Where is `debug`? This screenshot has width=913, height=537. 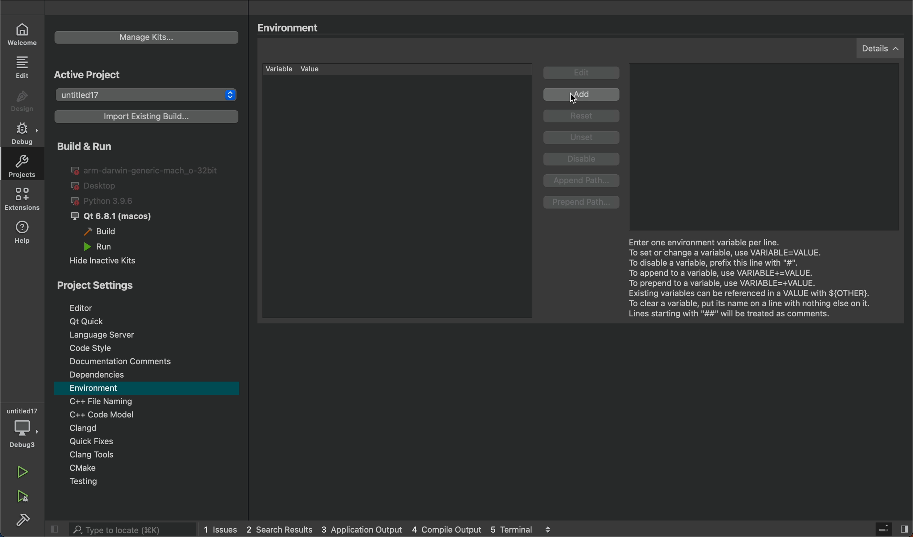
debug is located at coordinates (25, 428).